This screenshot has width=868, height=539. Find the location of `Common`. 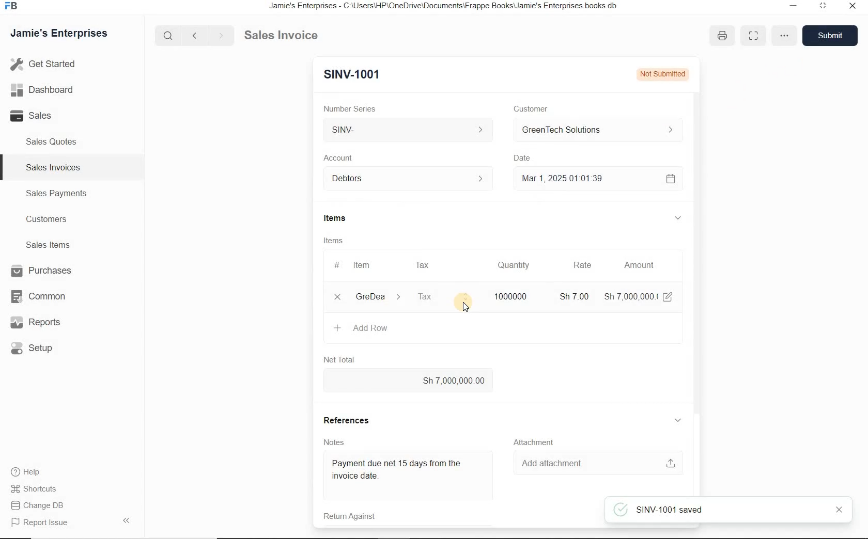

Common is located at coordinates (37, 296).